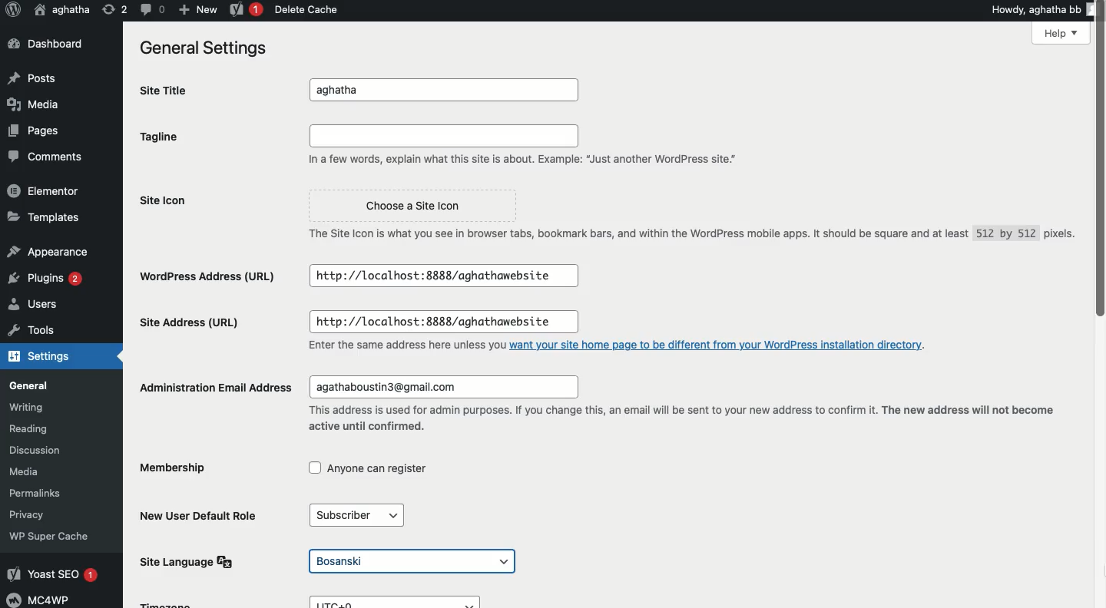 The image size is (1106, 608). What do you see at coordinates (369, 471) in the screenshot?
I see `Anyone can register` at bounding box center [369, 471].